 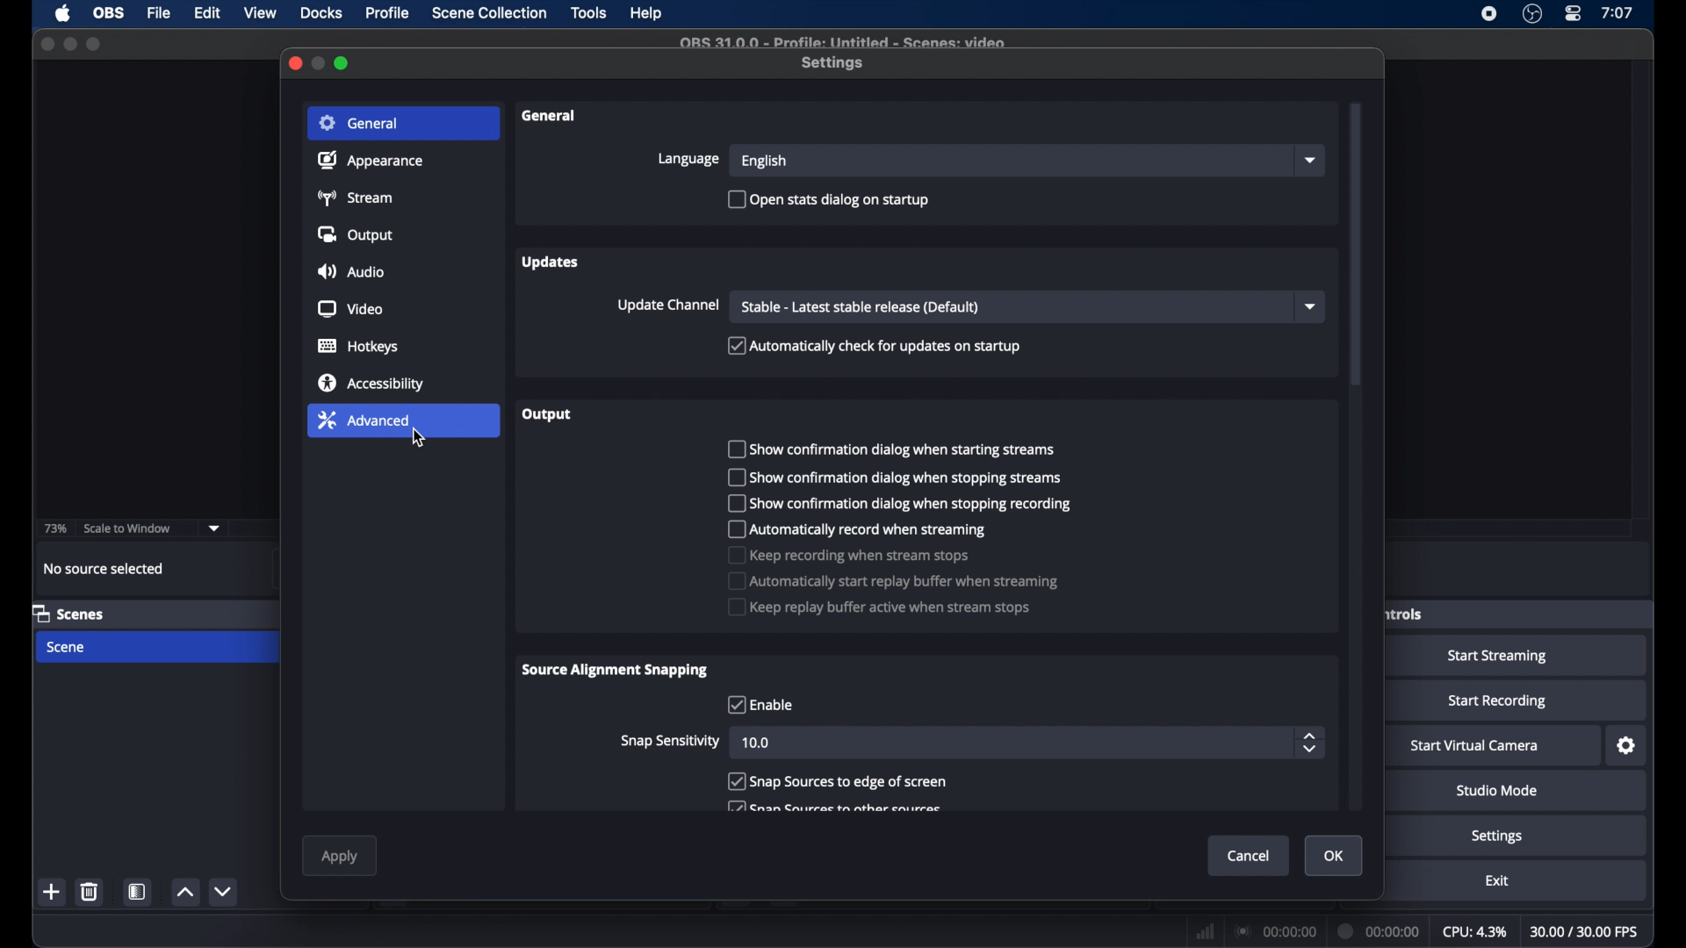 What do you see at coordinates (321, 13) in the screenshot?
I see `docks` at bounding box center [321, 13].